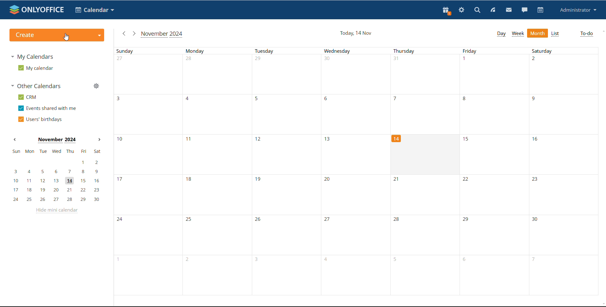  What do you see at coordinates (358, 279) in the screenshot?
I see `Different dates of the month` at bounding box center [358, 279].